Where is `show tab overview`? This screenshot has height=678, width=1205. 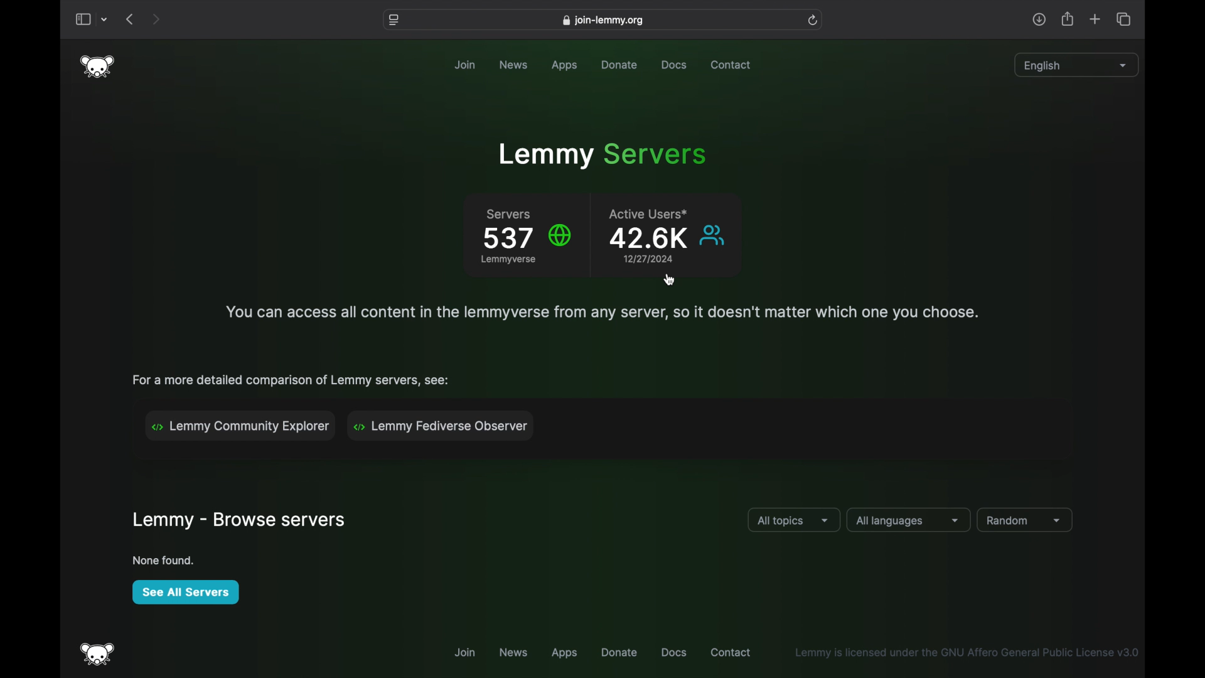
show tab overview is located at coordinates (1125, 19).